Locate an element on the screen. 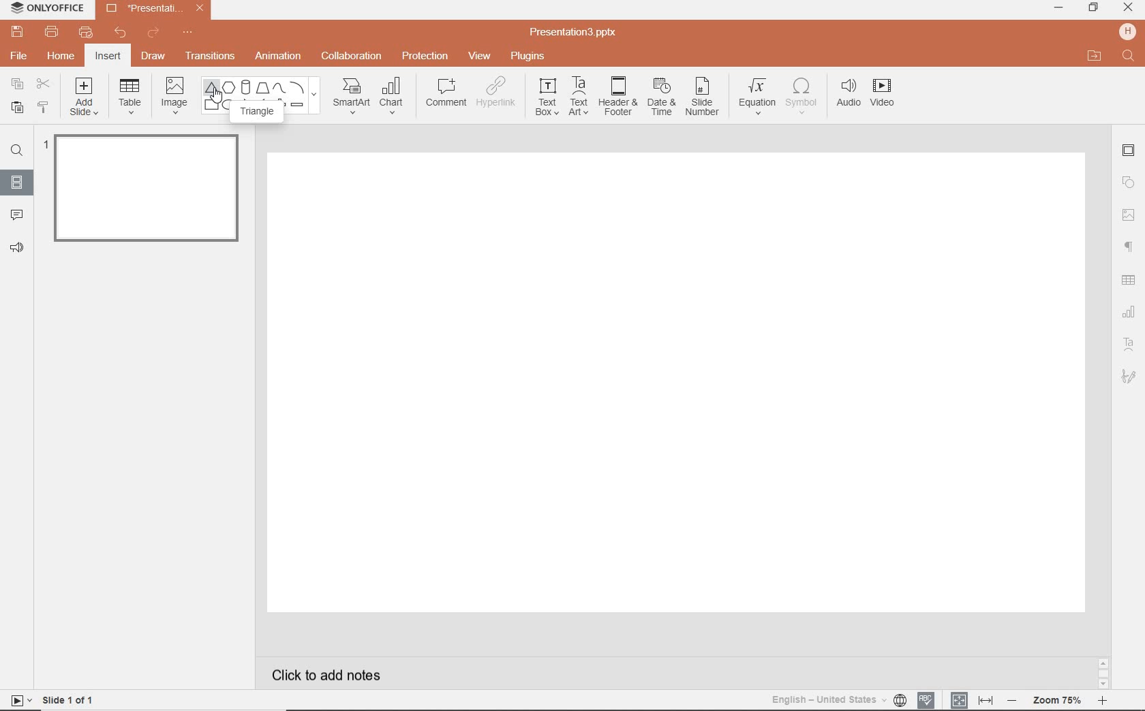 This screenshot has width=1145, height=711. start slideshow is located at coordinates (16, 702).